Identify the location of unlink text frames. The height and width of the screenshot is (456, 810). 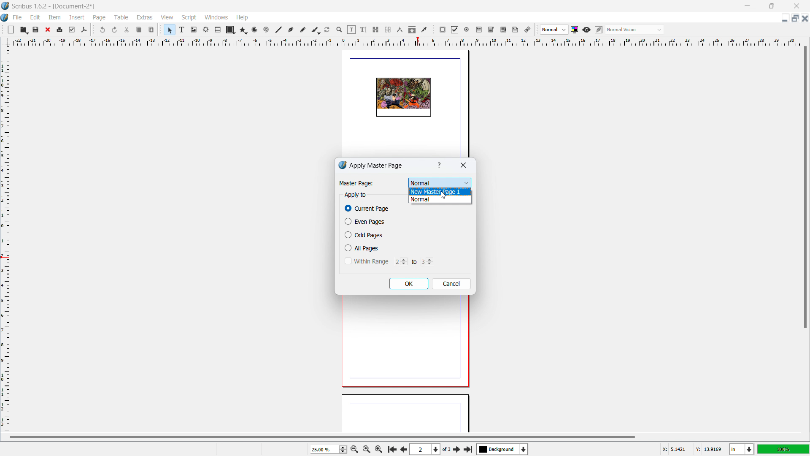
(388, 30).